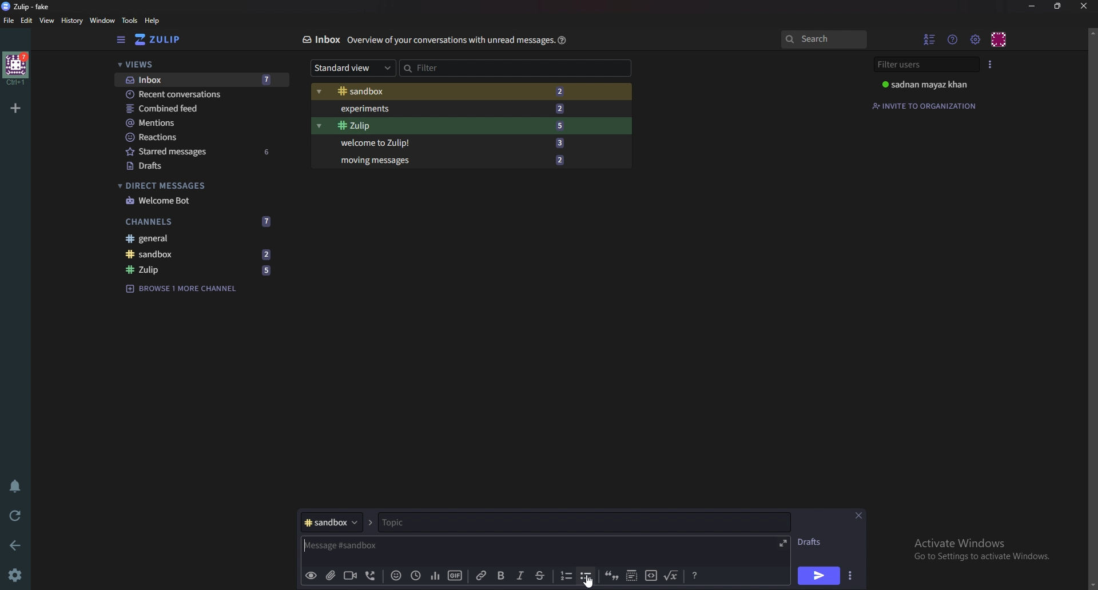 This screenshot has width=1098, height=590. I want to click on Numbered list, so click(565, 576).